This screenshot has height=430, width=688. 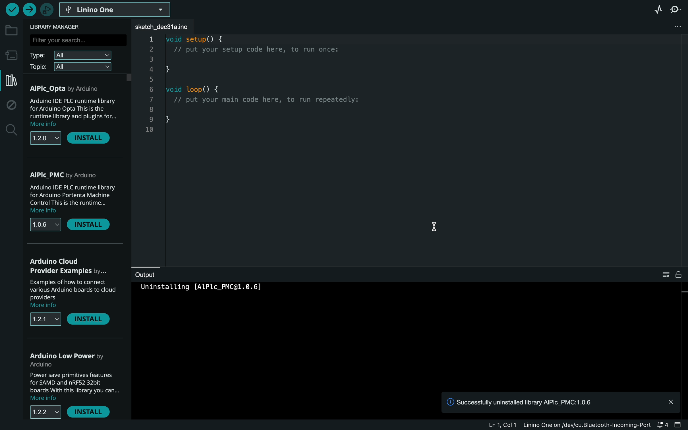 What do you see at coordinates (117, 10) in the screenshot?
I see `board selecter` at bounding box center [117, 10].